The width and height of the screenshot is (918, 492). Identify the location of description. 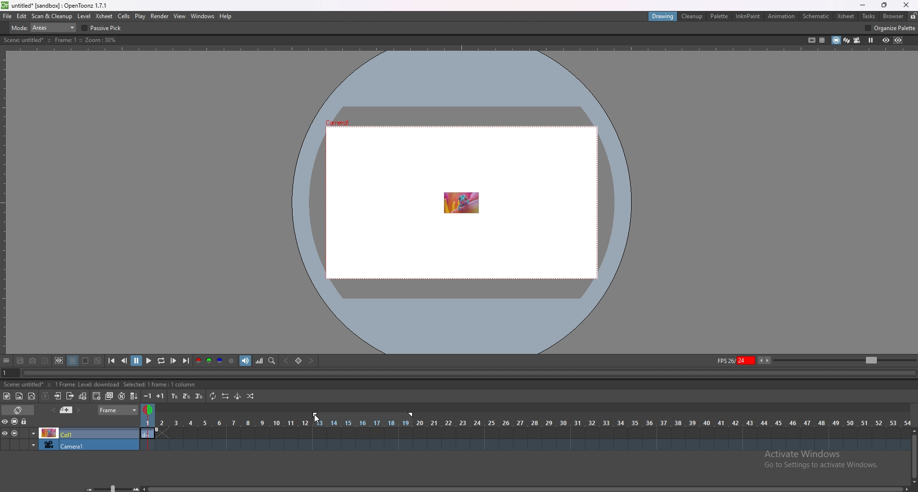
(61, 40).